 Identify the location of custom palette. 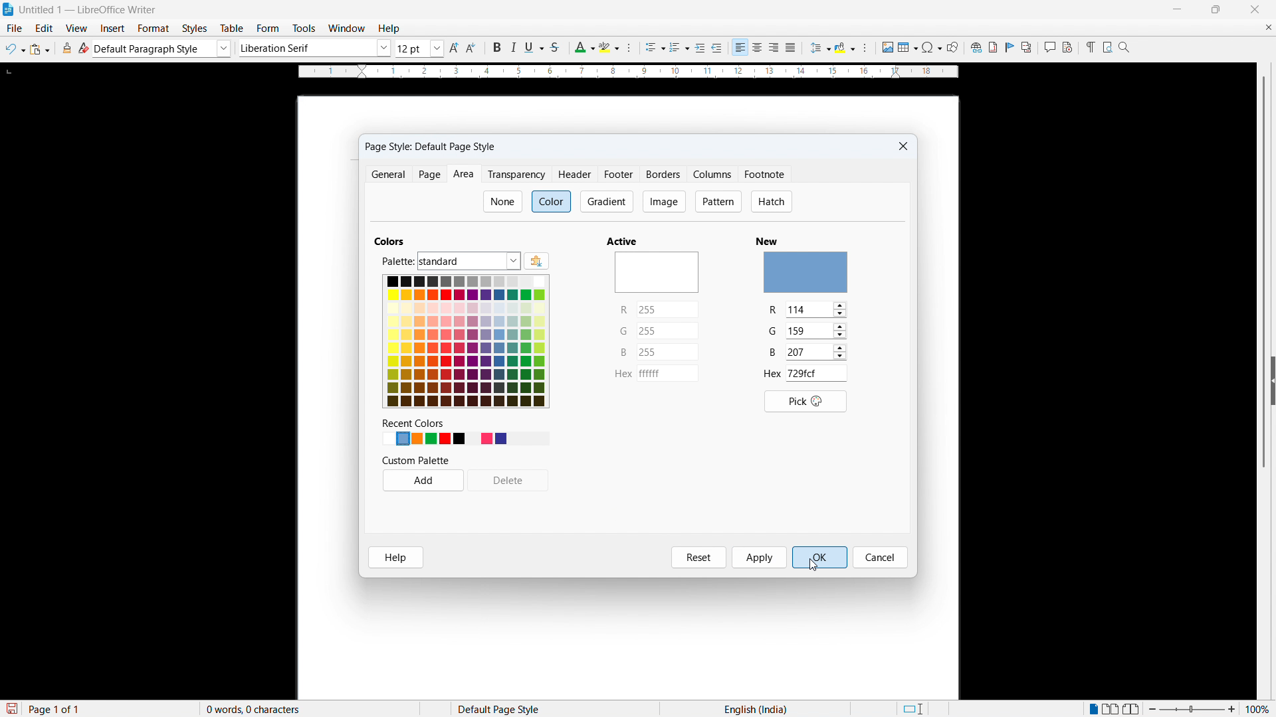
(414, 461).